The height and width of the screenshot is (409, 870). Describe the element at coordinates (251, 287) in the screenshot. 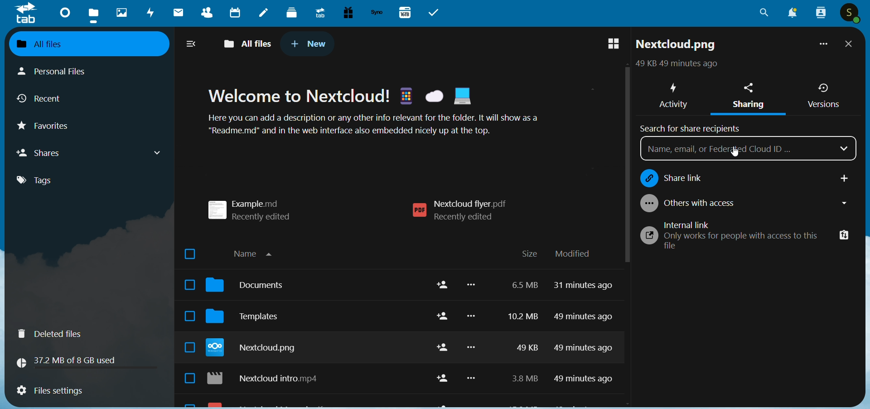

I see `document` at that location.